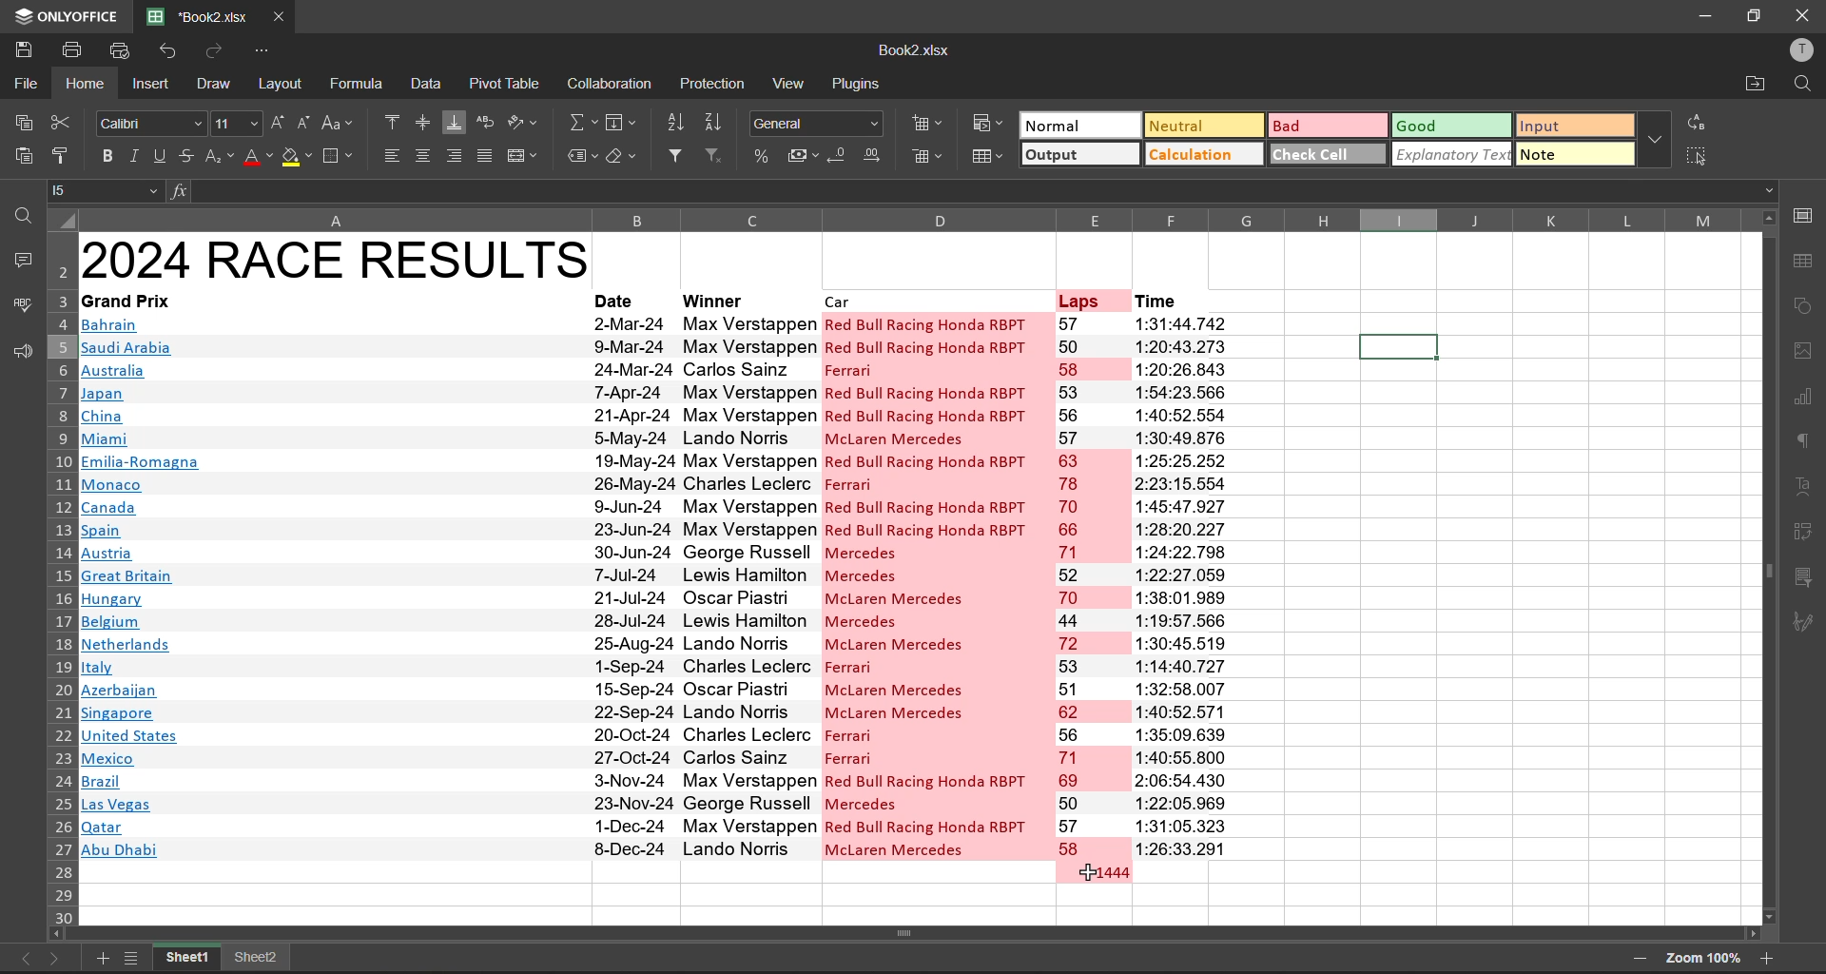 The height and width of the screenshot is (974, 1826). What do you see at coordinates (989, 162) in the screenshot?
I see `format as table` at bounding box center [989, 162].